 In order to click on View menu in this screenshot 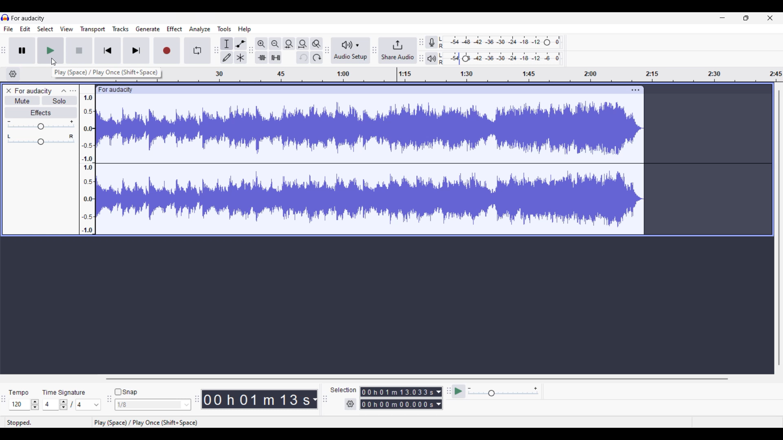, I will do `click(66, 28)`.